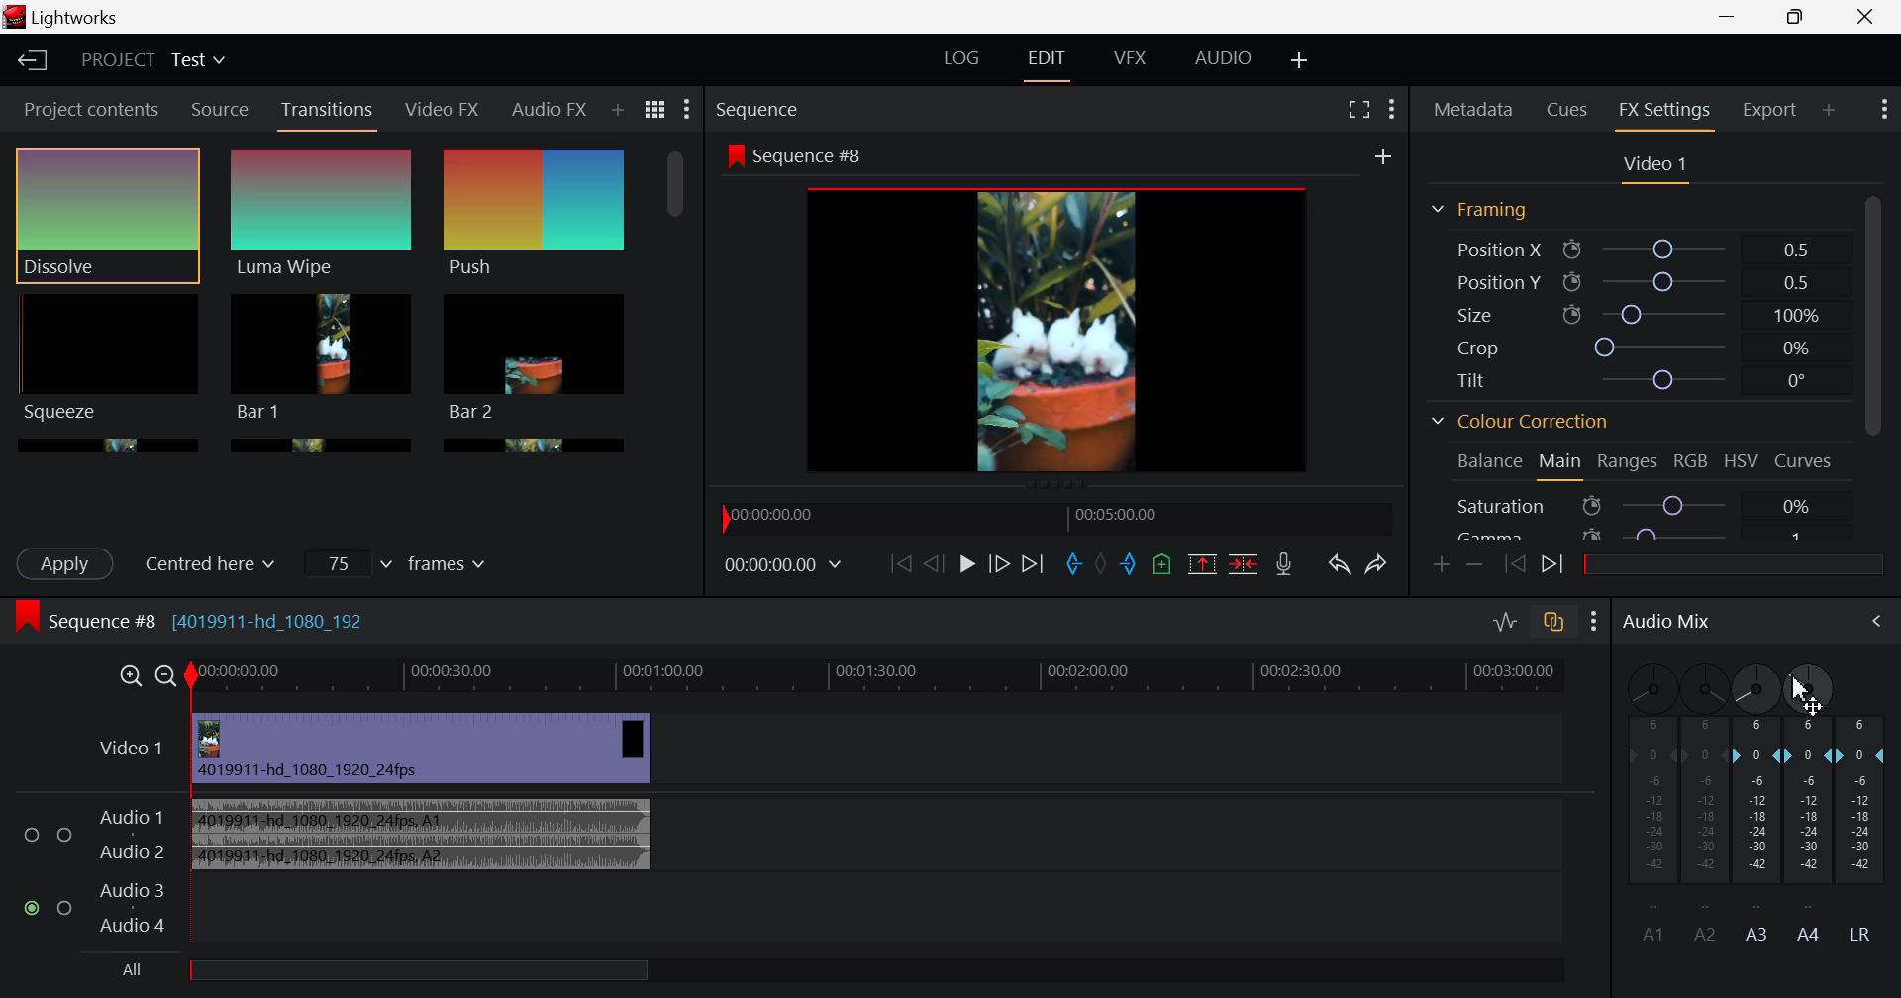 This screenshot has width=1901, height=998. Describe the element at coordinates (1561, 464) in the screenshot. I see `Main Tab Open` at that location.